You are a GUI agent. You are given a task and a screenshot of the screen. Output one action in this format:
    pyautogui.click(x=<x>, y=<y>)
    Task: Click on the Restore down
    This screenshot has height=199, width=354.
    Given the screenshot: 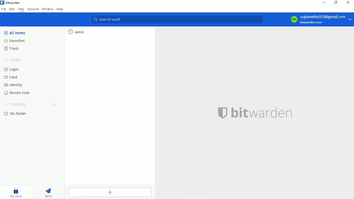 What is the action you would take?
    pyautogui.click(x=336, y=3)
    